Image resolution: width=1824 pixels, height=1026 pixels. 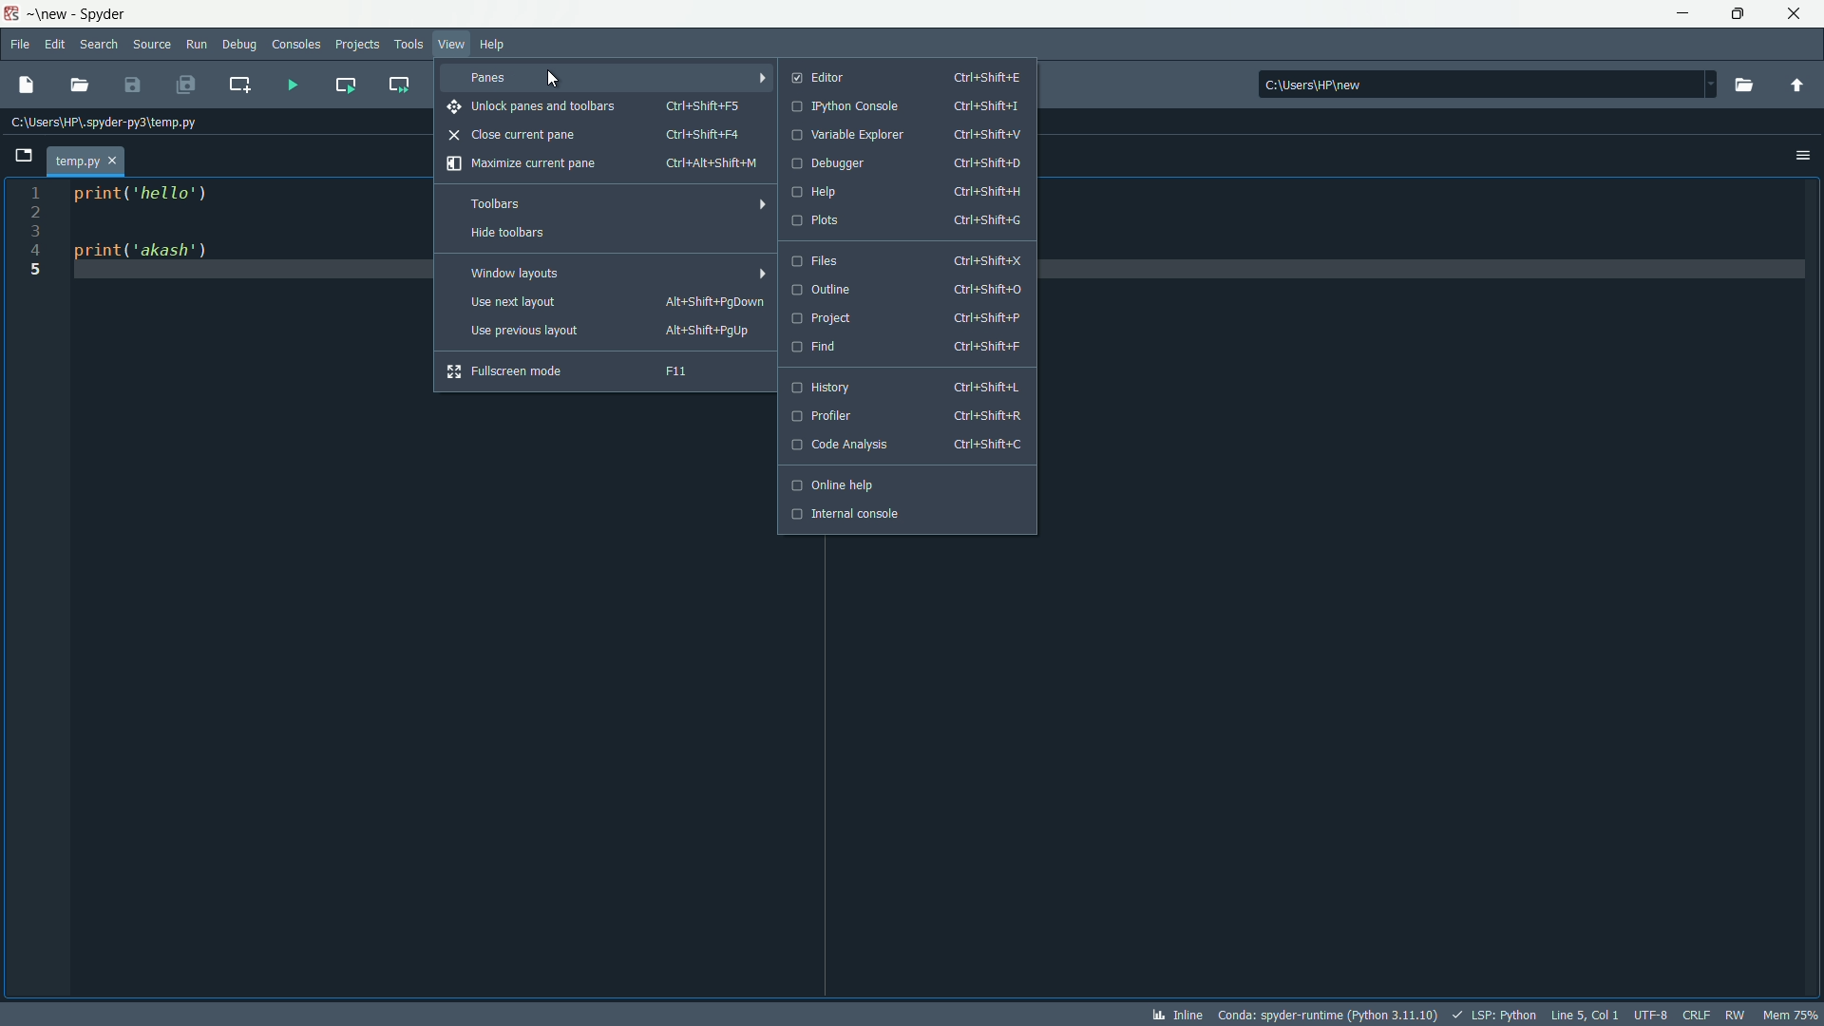 What do you see at coordinates (606, 203) in the screenshot?
I see `toolbars` at bounding box center [606, 203].